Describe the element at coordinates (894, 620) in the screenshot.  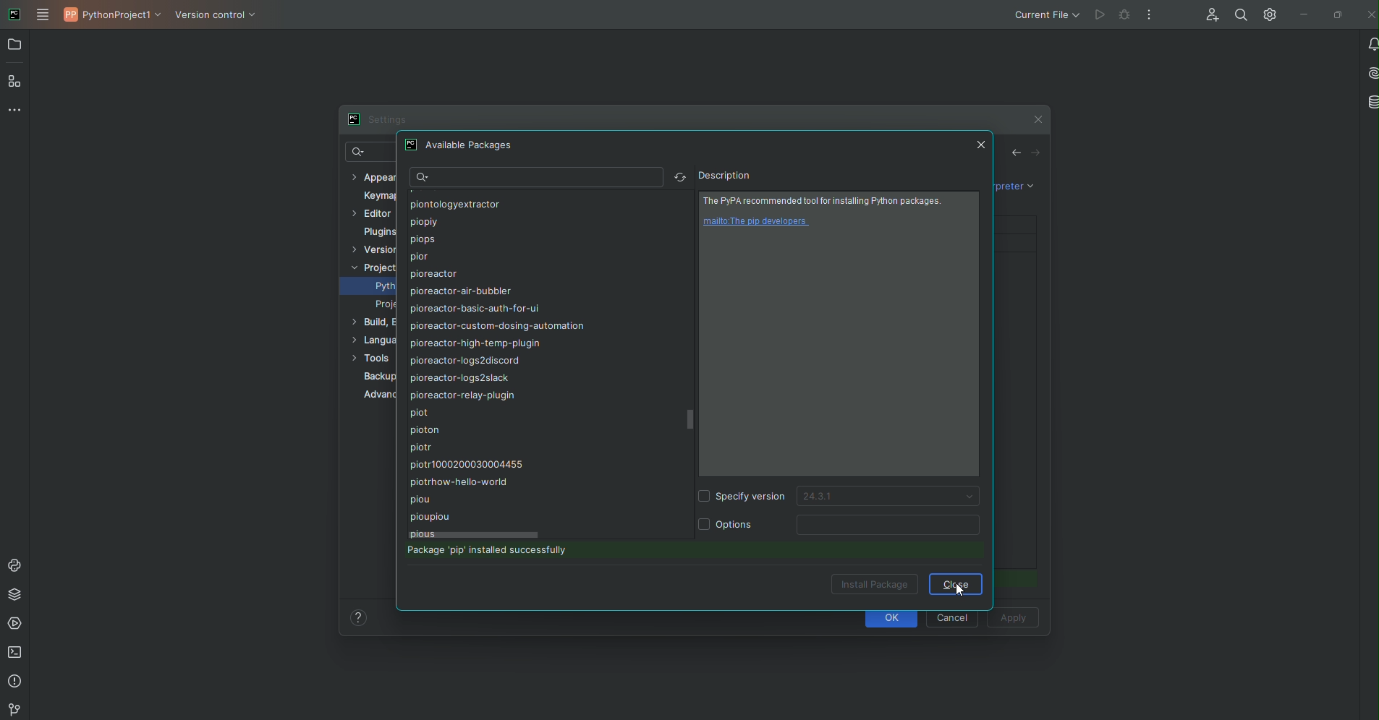
I see `OK` at that location.